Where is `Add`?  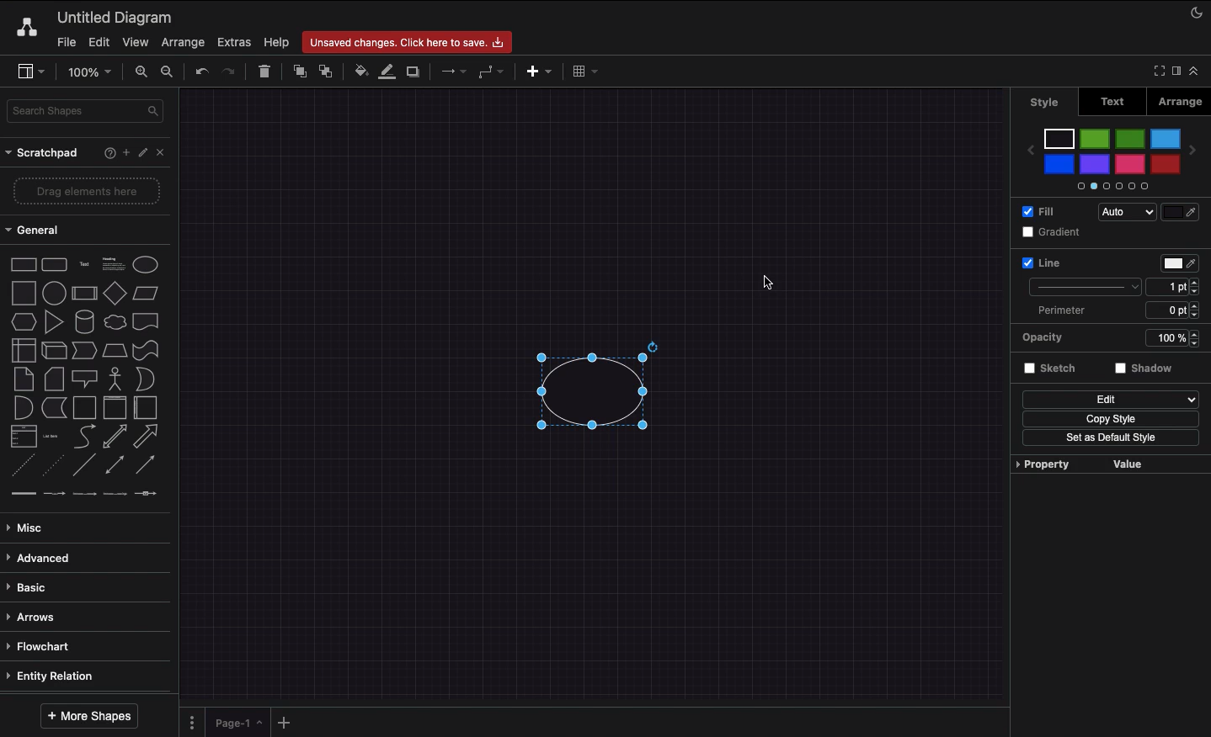 Add is located at coordinates (125, 151).